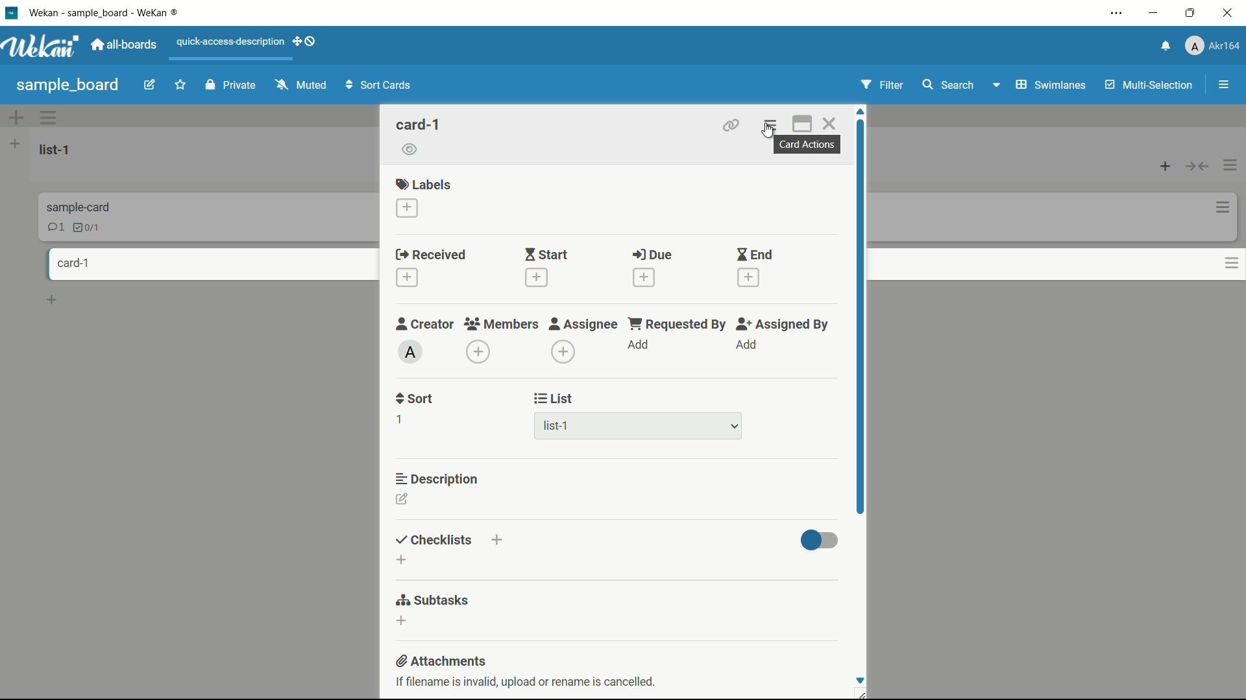  What do you see at coordinates (127, 14) in the screenshot?
I see `wekan - Sample_board - weaken` at bounding box center [127, 14].